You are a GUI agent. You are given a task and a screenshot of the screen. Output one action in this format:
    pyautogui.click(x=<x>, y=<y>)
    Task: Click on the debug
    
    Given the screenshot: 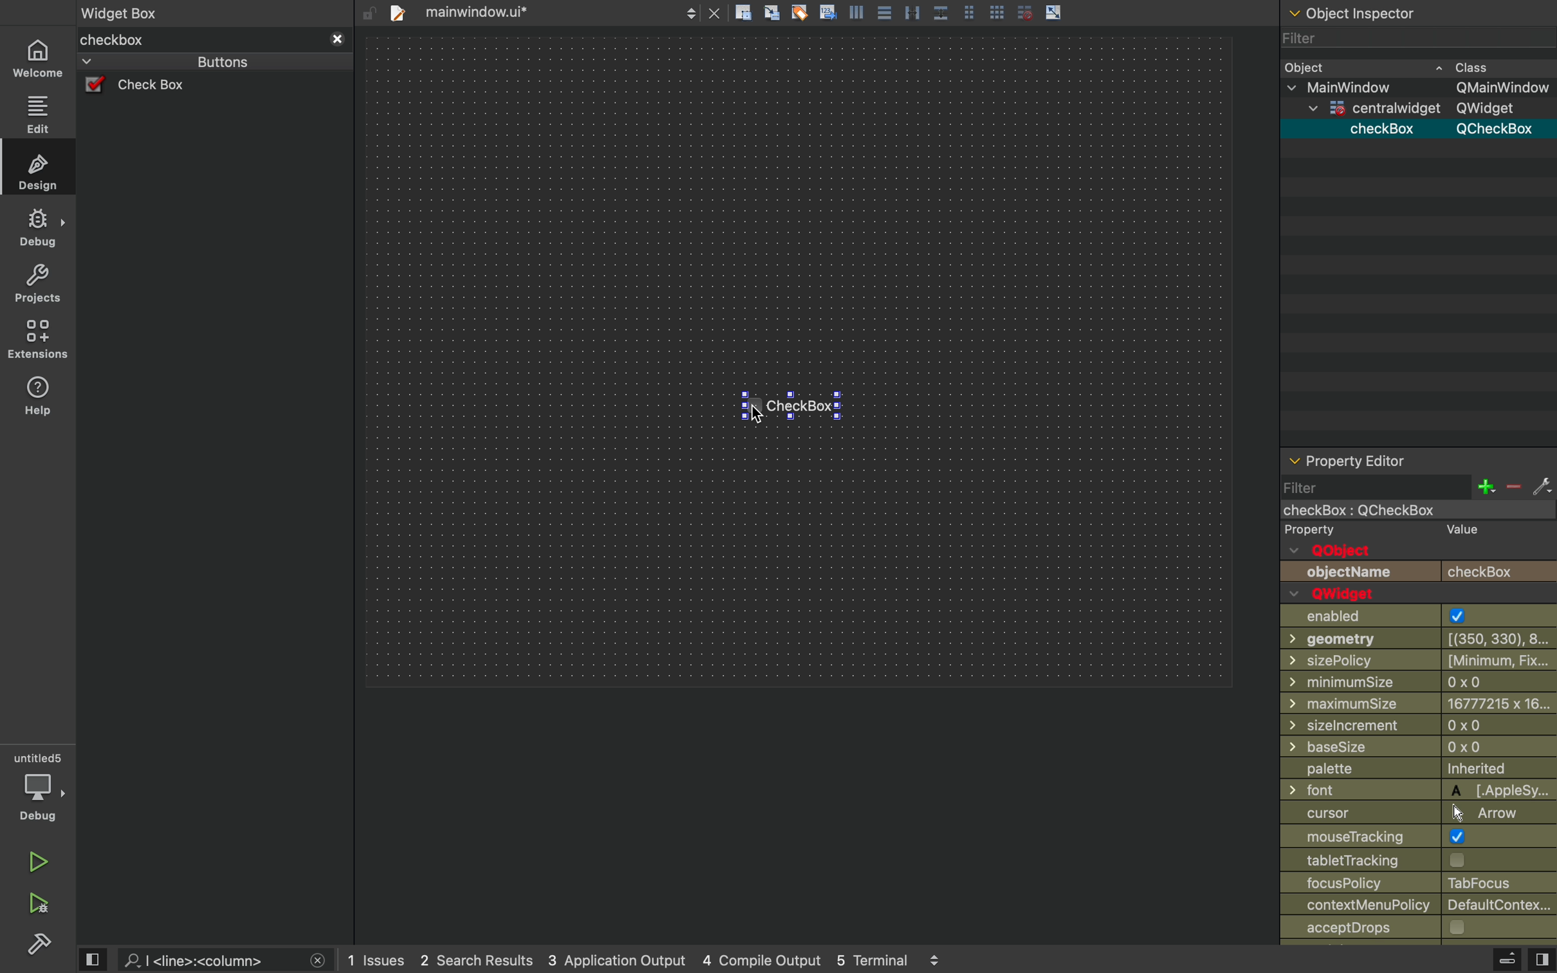 What is the action you would take?
    pyautogui.click(x=39, y=786)
    